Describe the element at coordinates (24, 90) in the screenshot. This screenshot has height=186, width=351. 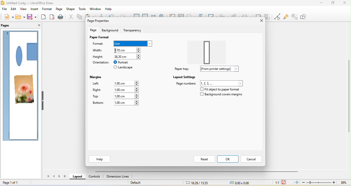
I see `photo` at that location.